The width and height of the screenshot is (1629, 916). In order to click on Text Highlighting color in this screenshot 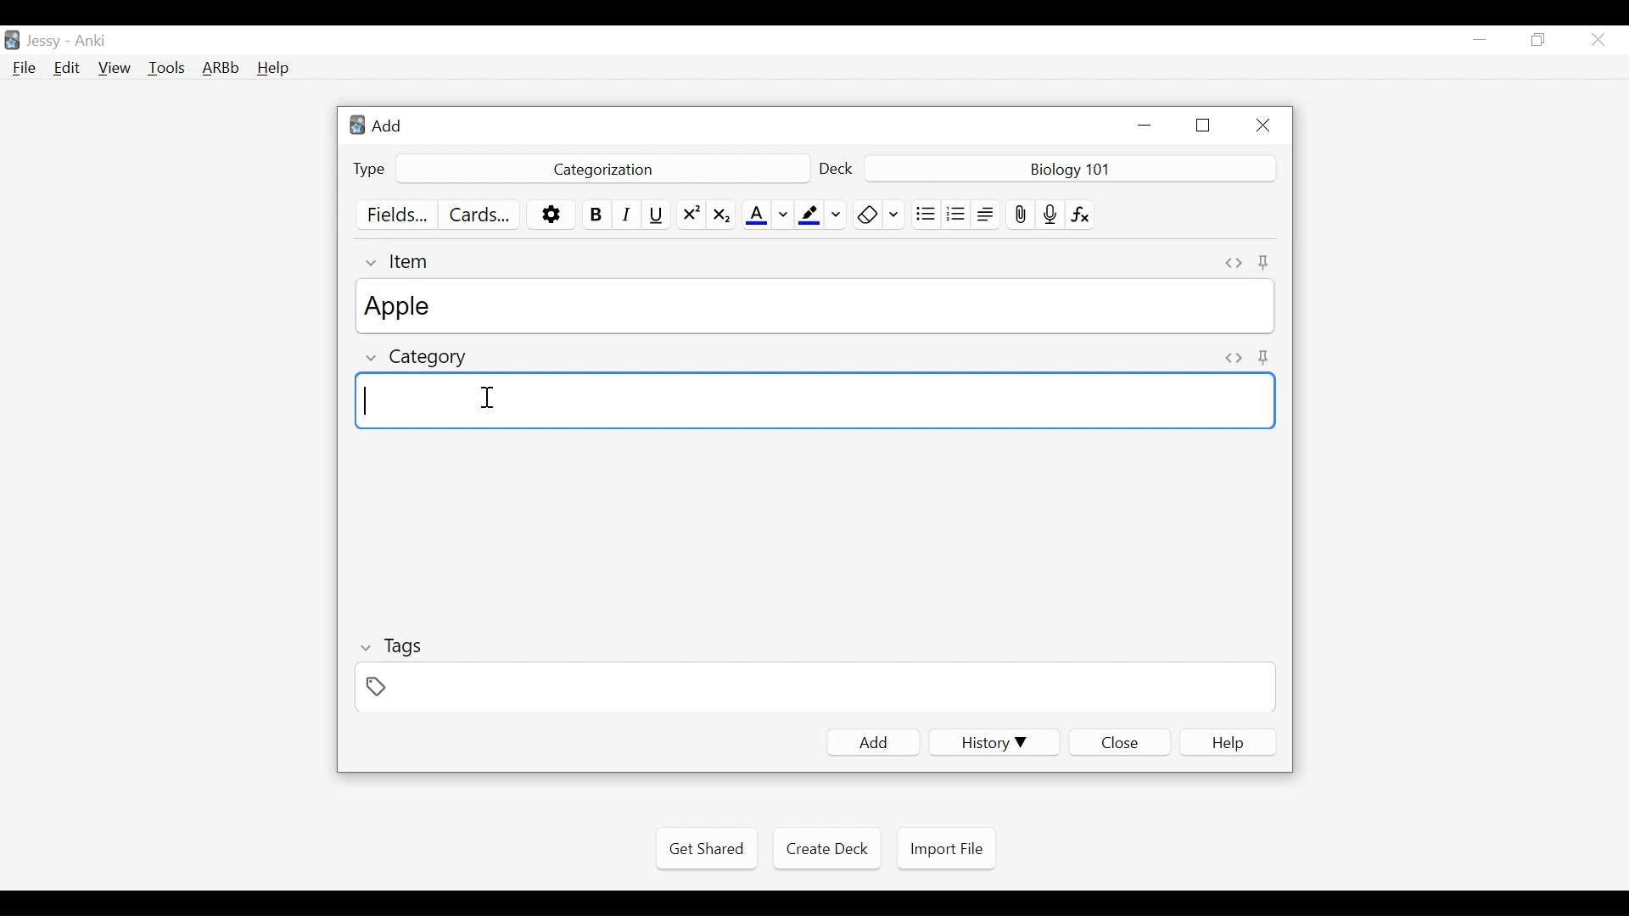, I will do `click(821, 215)`.